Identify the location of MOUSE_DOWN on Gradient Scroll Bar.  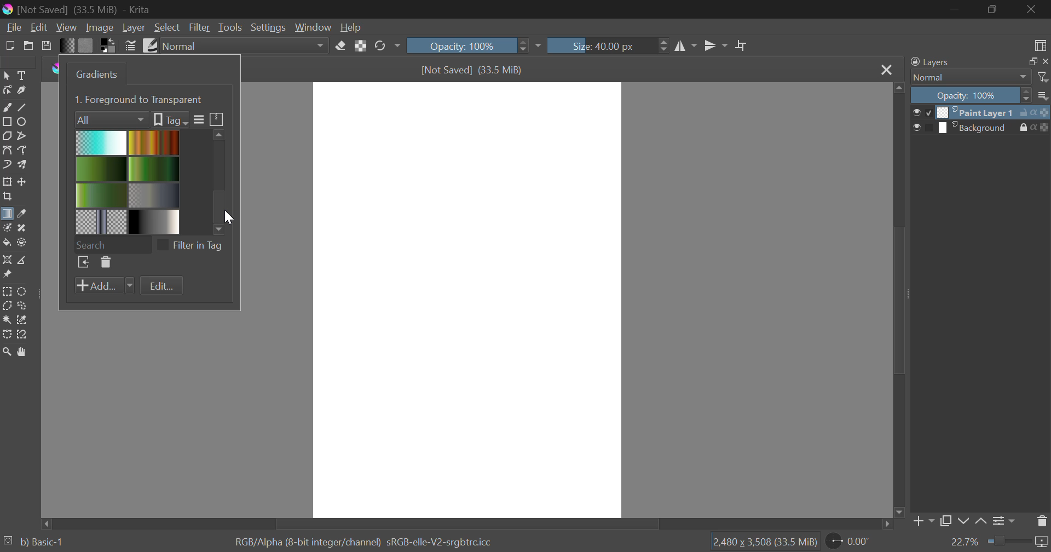
(223, 179).